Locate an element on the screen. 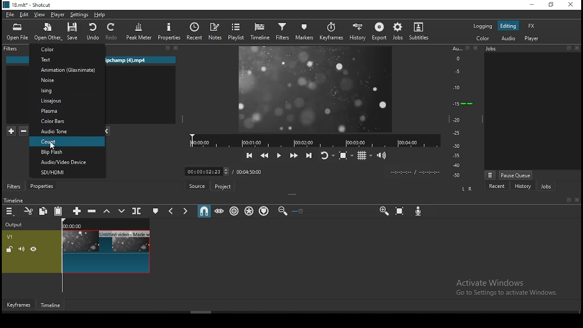 This screenshot has height=328, width=583. next marker is located at coordinates (186, 211).